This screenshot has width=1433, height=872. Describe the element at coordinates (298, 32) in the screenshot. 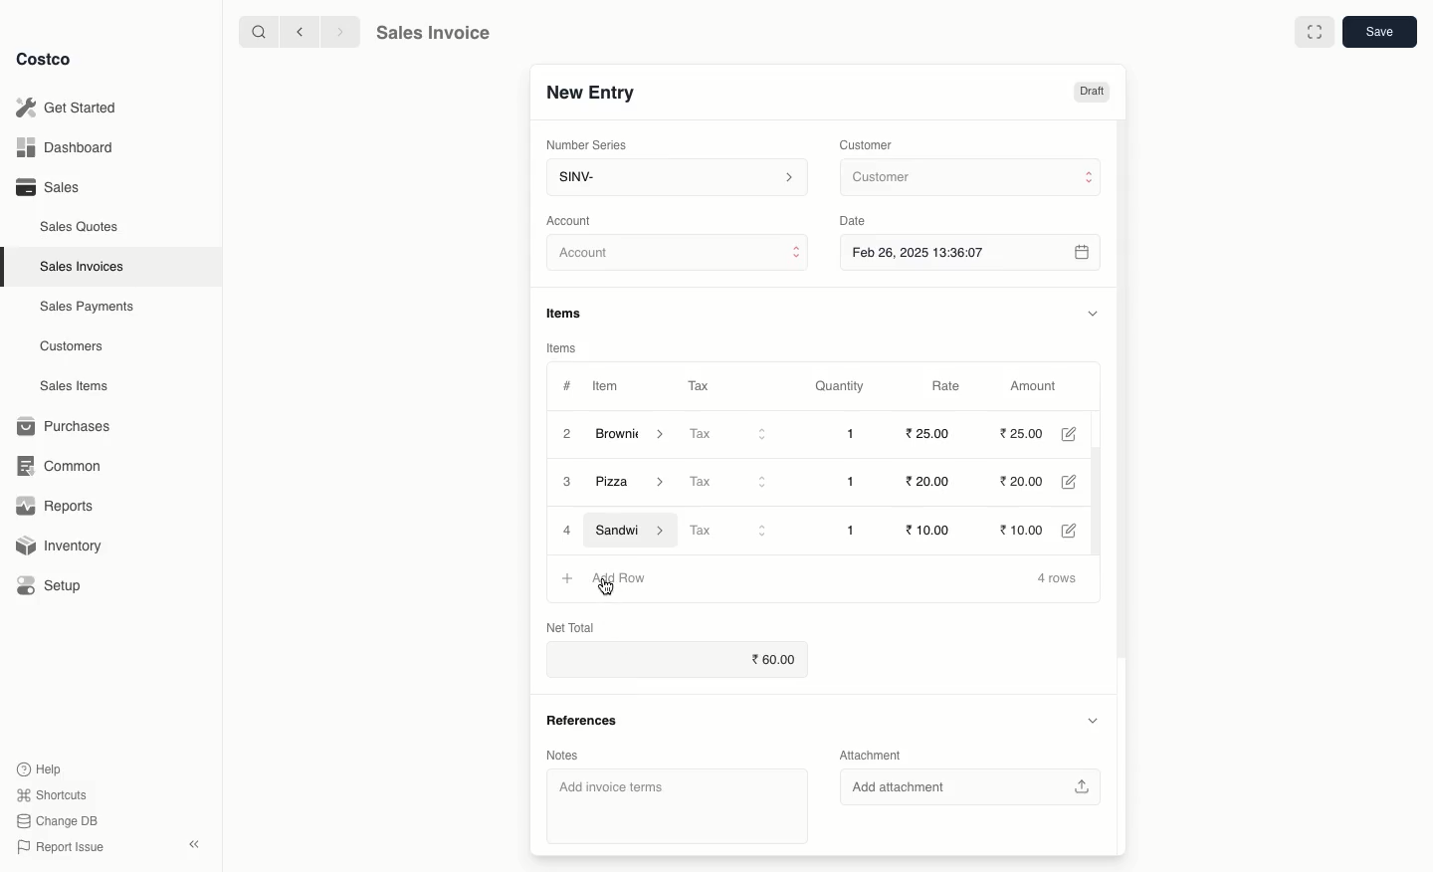

I see `Back` at that location.